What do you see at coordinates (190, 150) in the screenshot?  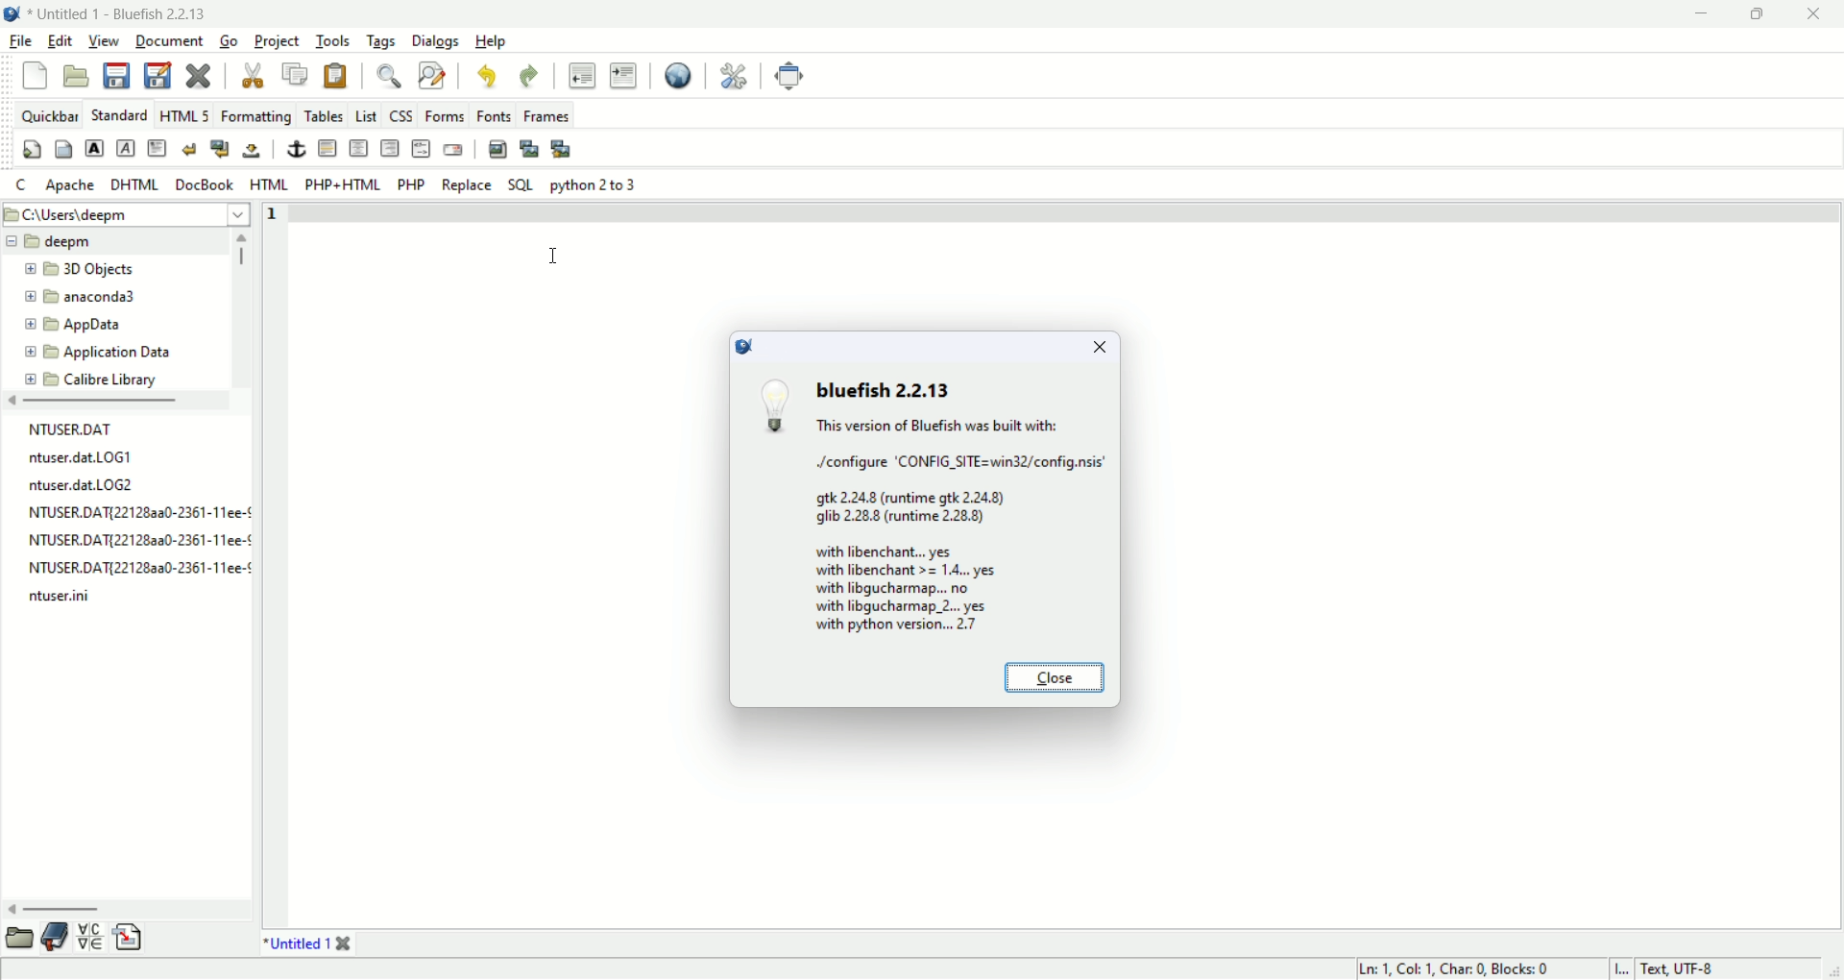 I see `break` at bounding box center [190, 150].